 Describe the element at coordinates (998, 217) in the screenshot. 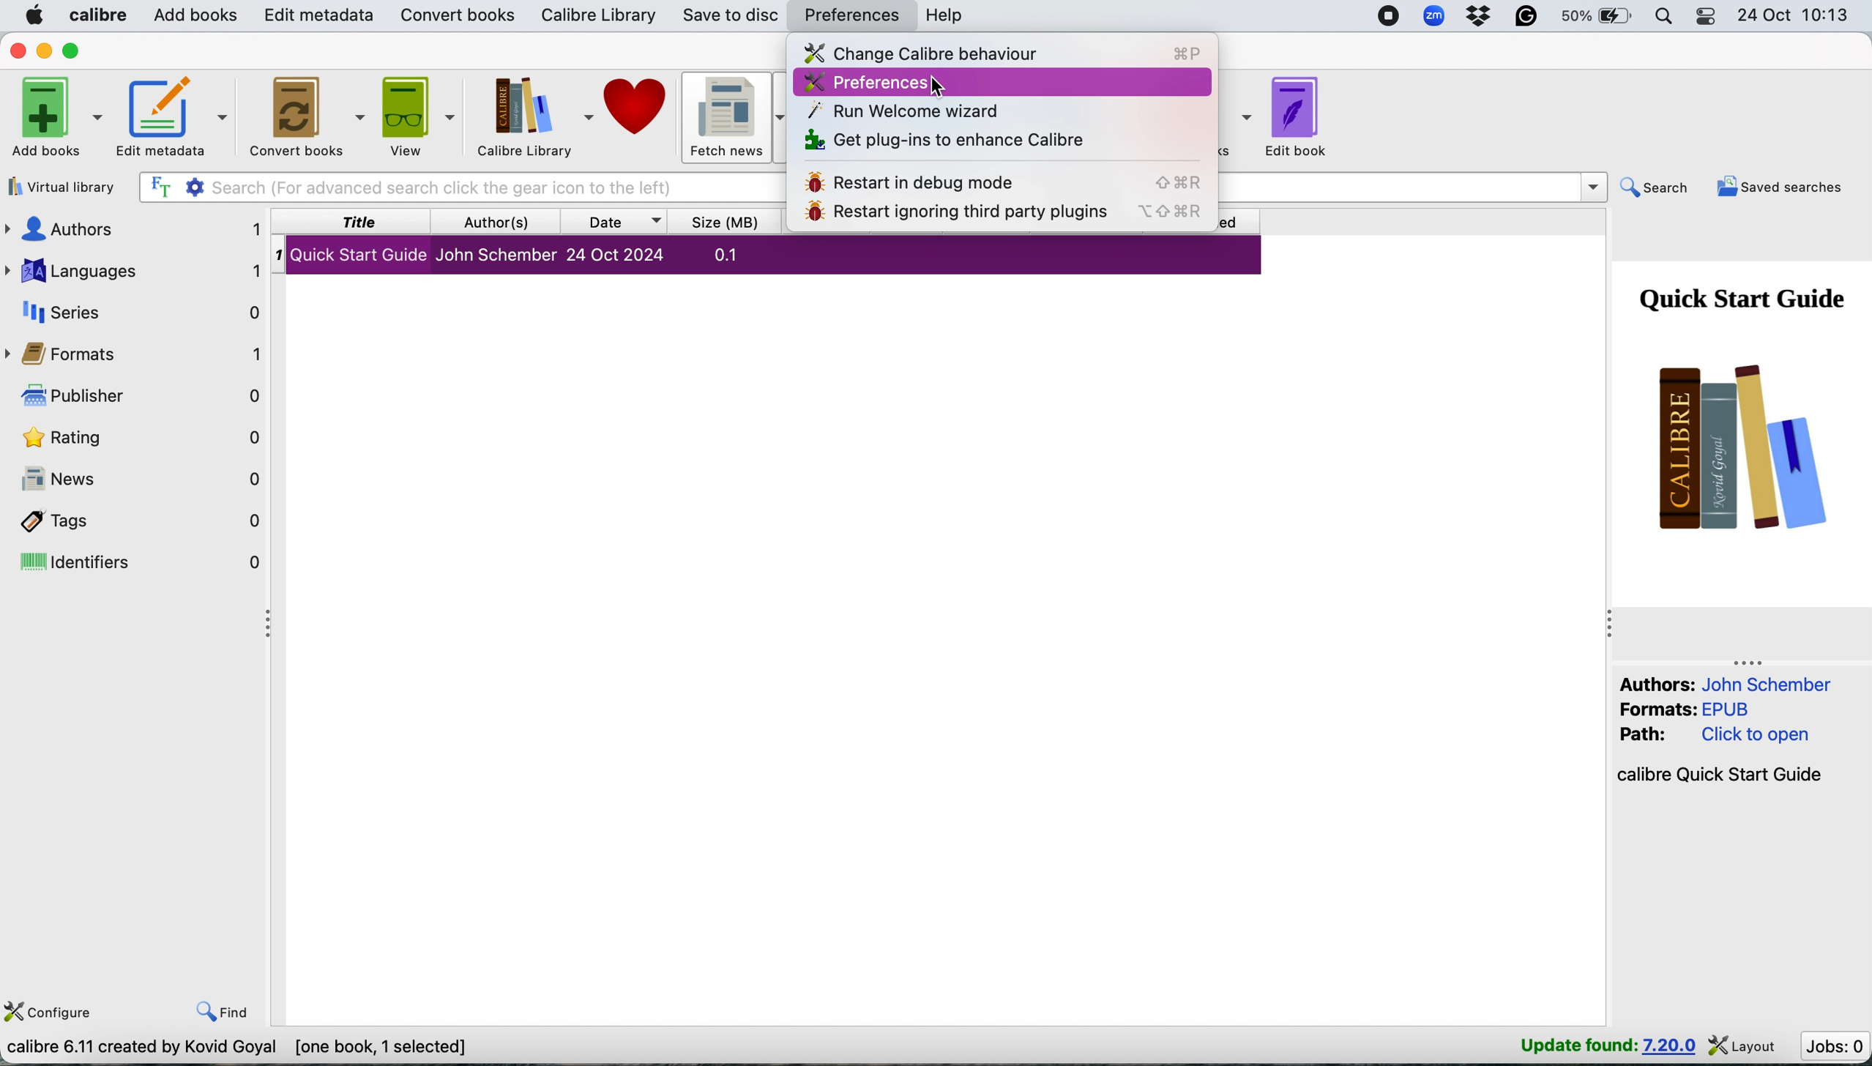

I see `restart ignoring third party plugins` at that location.